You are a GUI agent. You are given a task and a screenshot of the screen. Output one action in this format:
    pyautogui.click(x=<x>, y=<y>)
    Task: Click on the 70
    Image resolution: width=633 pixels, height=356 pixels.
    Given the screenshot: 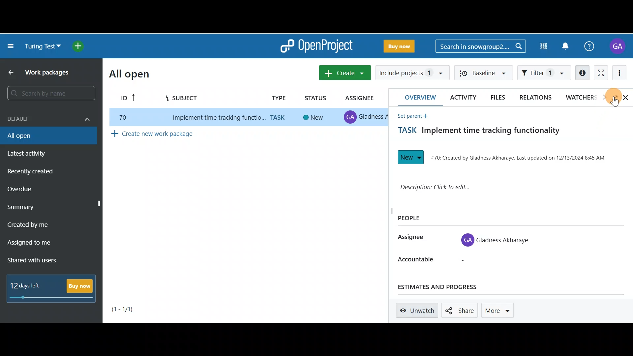 What is the action you would take?
    pyautogui.click(x=125, y=117)
    